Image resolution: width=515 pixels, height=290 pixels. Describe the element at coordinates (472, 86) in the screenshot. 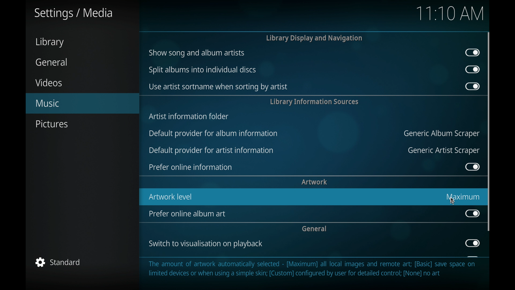

I see `toggle button` at that location.